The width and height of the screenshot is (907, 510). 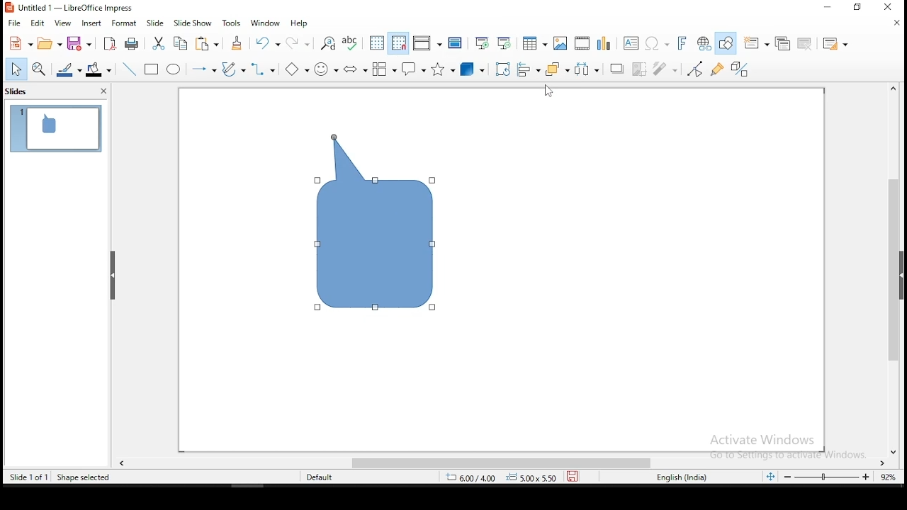 I want to click on charts, so click(x=605, y=42).